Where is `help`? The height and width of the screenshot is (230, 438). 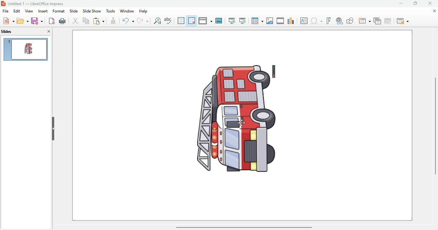 help is located at coordinates (143, 11).